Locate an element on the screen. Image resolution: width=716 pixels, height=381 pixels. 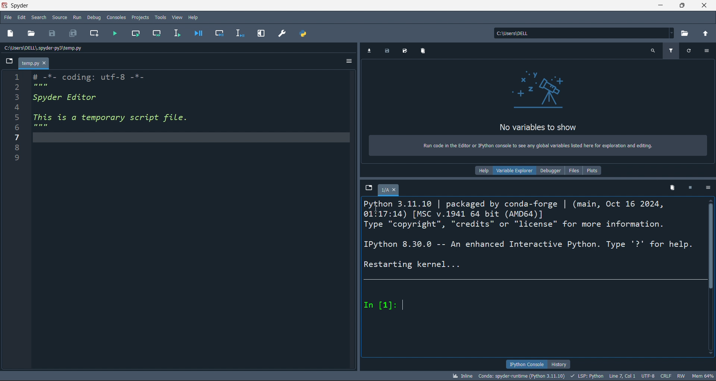
Run is located at coordinates (78, 18).